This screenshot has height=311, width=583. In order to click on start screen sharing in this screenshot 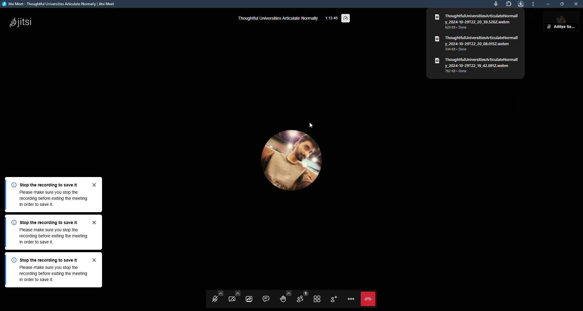, I will do `click(248, 297)`.